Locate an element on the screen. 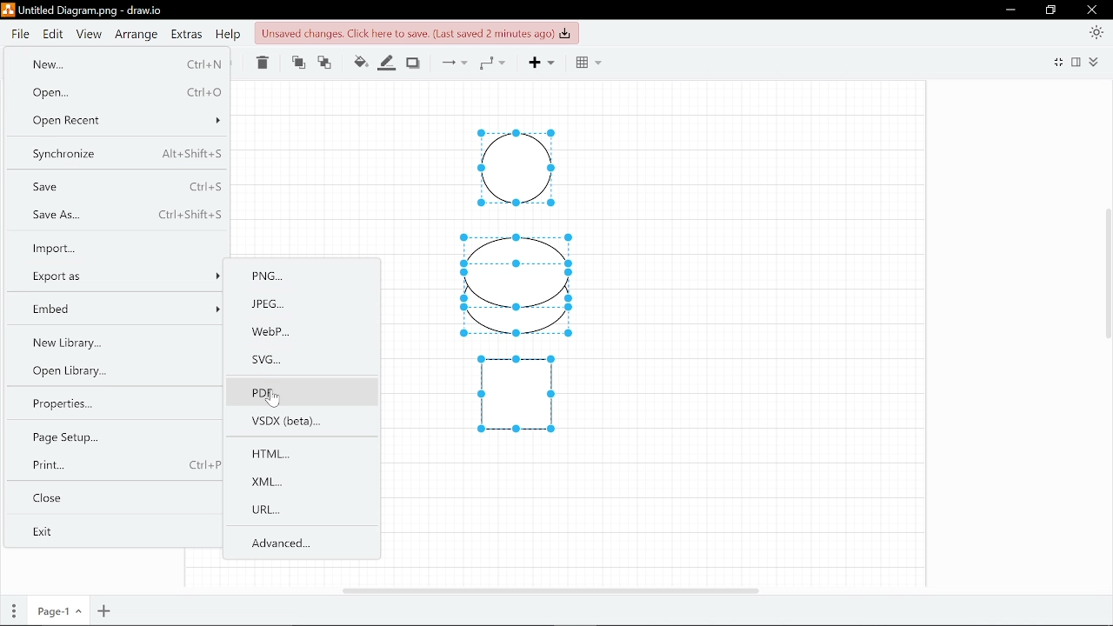 The image size is (1113, 626). Collapse is located at coordinates (1093, 62).